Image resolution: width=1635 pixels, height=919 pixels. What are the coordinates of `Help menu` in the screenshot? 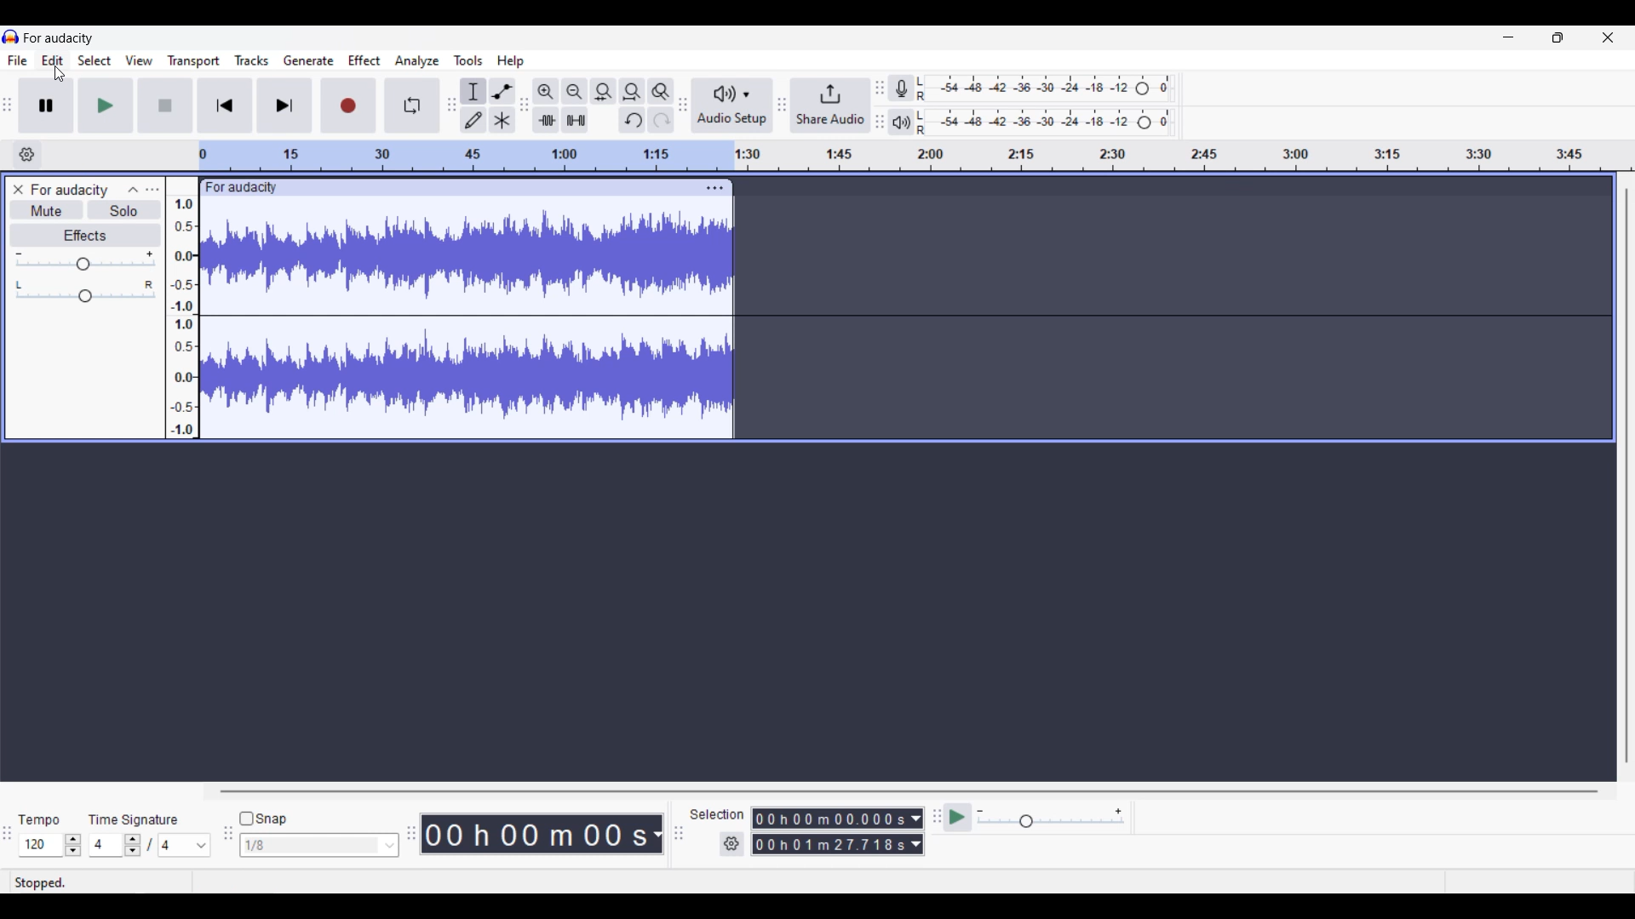 It's located at (511, 62).